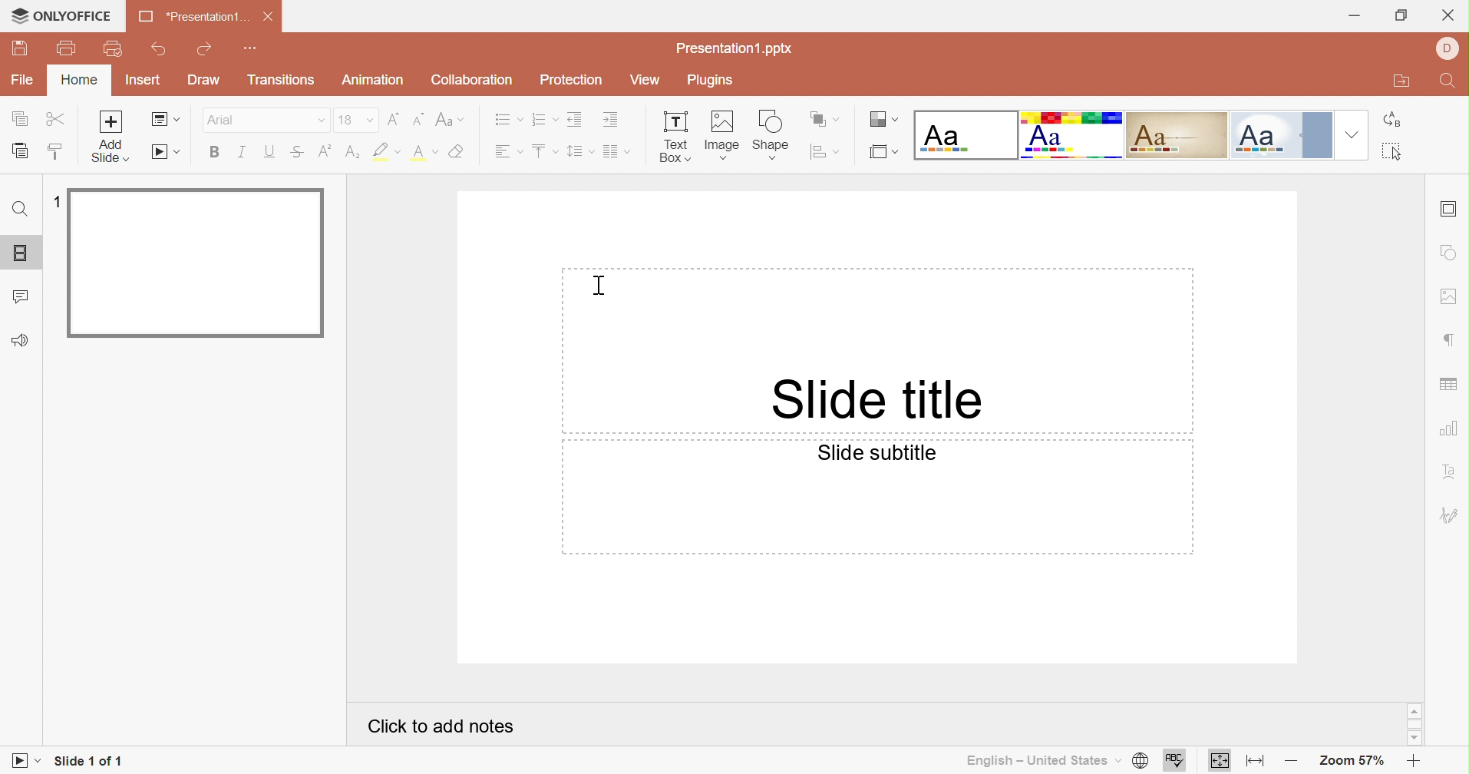 The height and width of the screenshot is (774, 1469). What do you see at coordinates (225, 121) in the screenshot?
I see `Font` at bounding box center [225, 121].